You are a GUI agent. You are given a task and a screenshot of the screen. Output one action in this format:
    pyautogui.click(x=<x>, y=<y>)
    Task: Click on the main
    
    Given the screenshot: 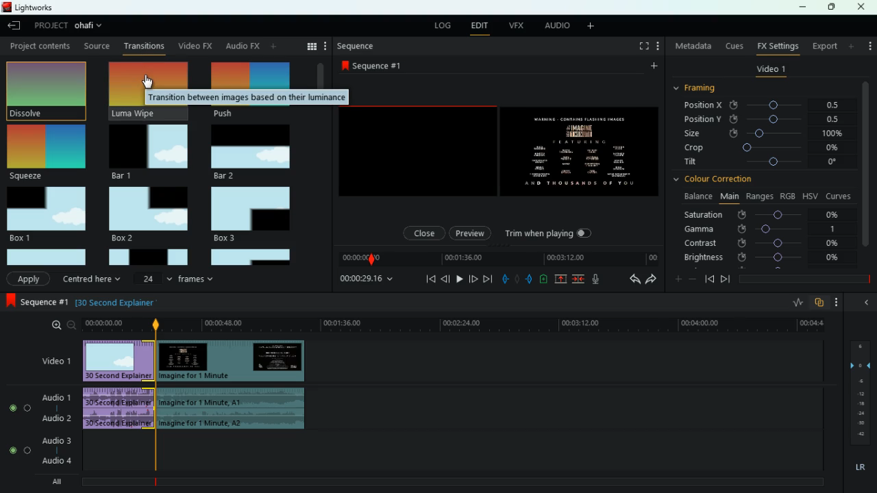 What is the action you would take?
    pyautogui.click(x=729, y=195)
    